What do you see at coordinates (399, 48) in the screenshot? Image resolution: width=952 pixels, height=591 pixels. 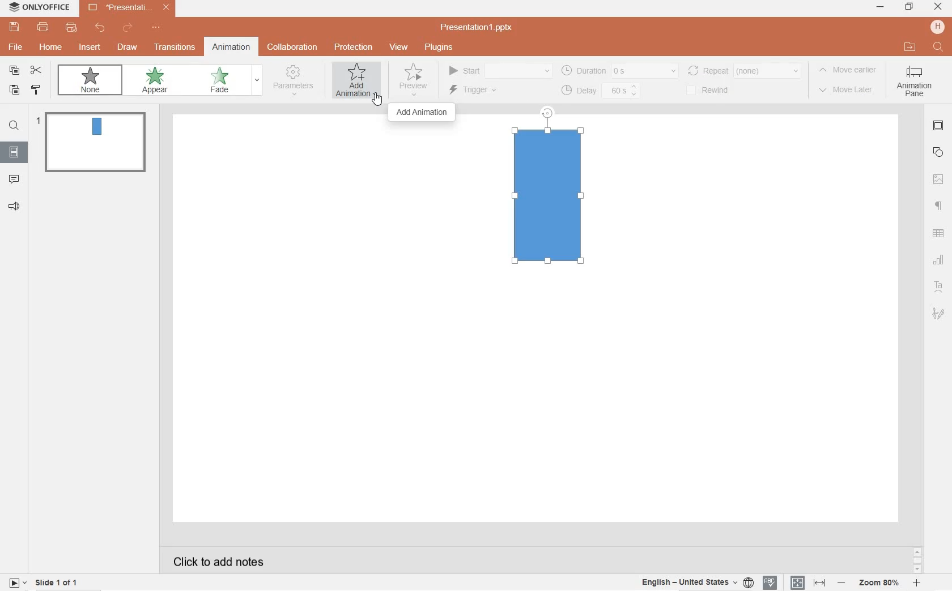 I see `view` at bounding box center [399, 48].